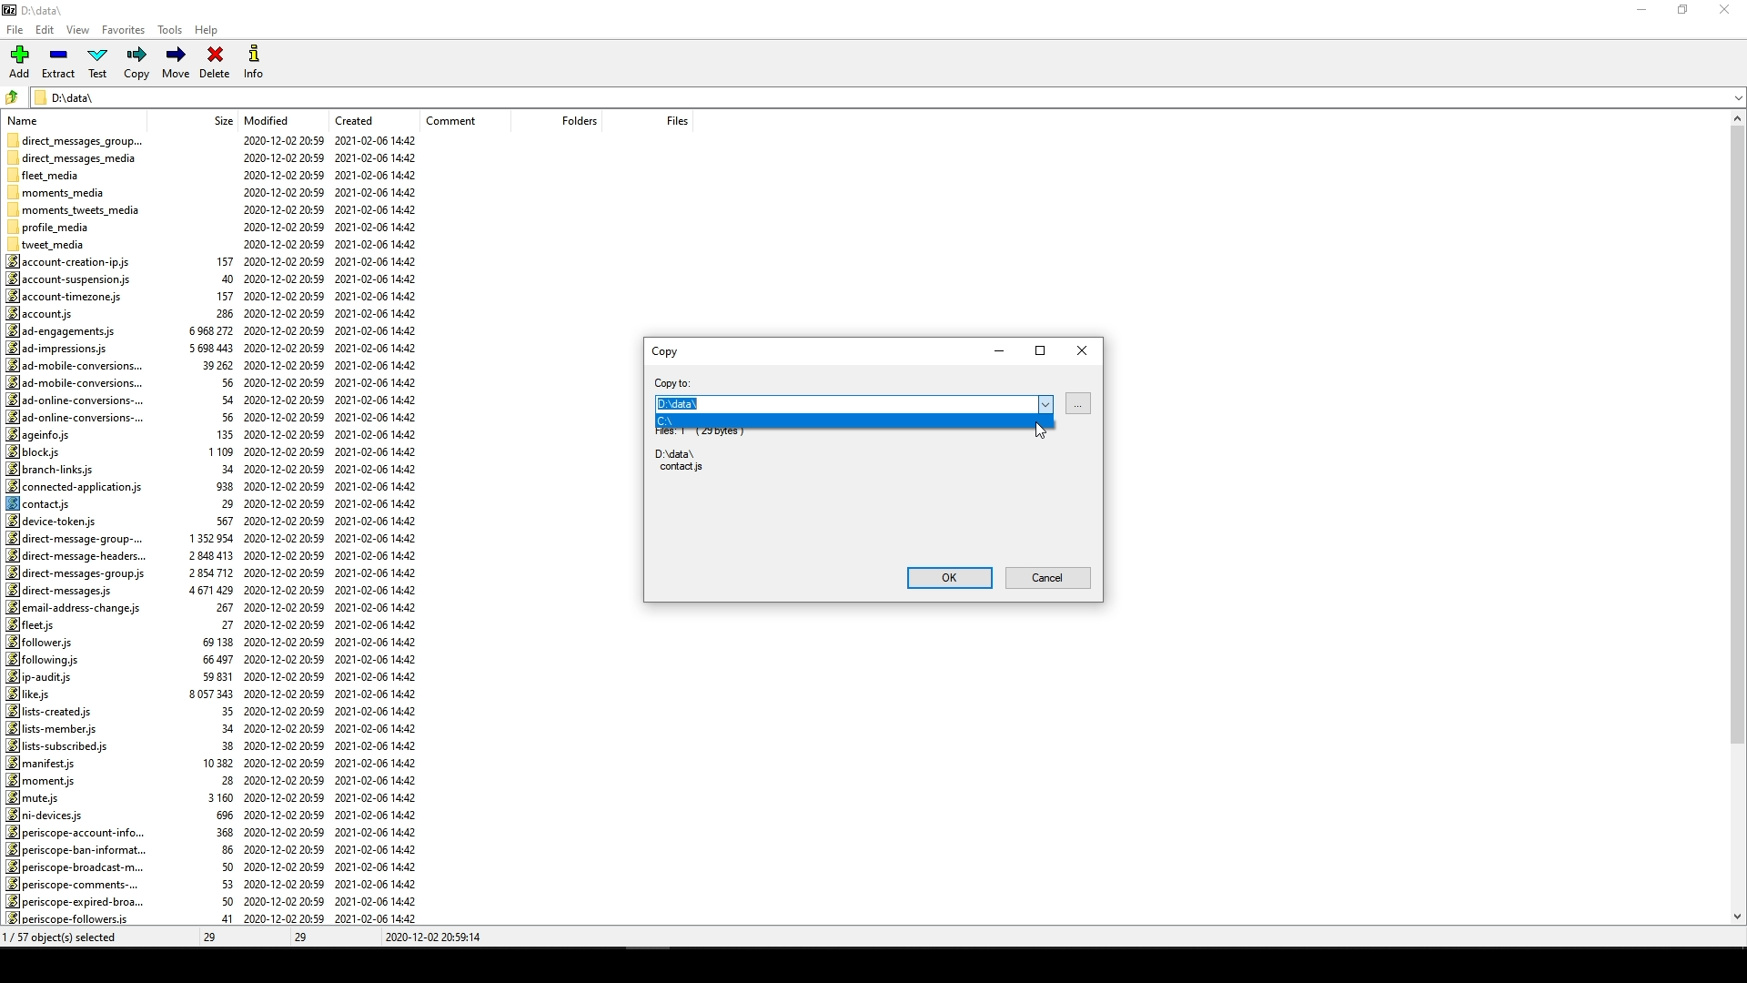 This screenshot has height=983, width=1747. I want to click on 2020-12-02 20:59:14, so click(437, 938).